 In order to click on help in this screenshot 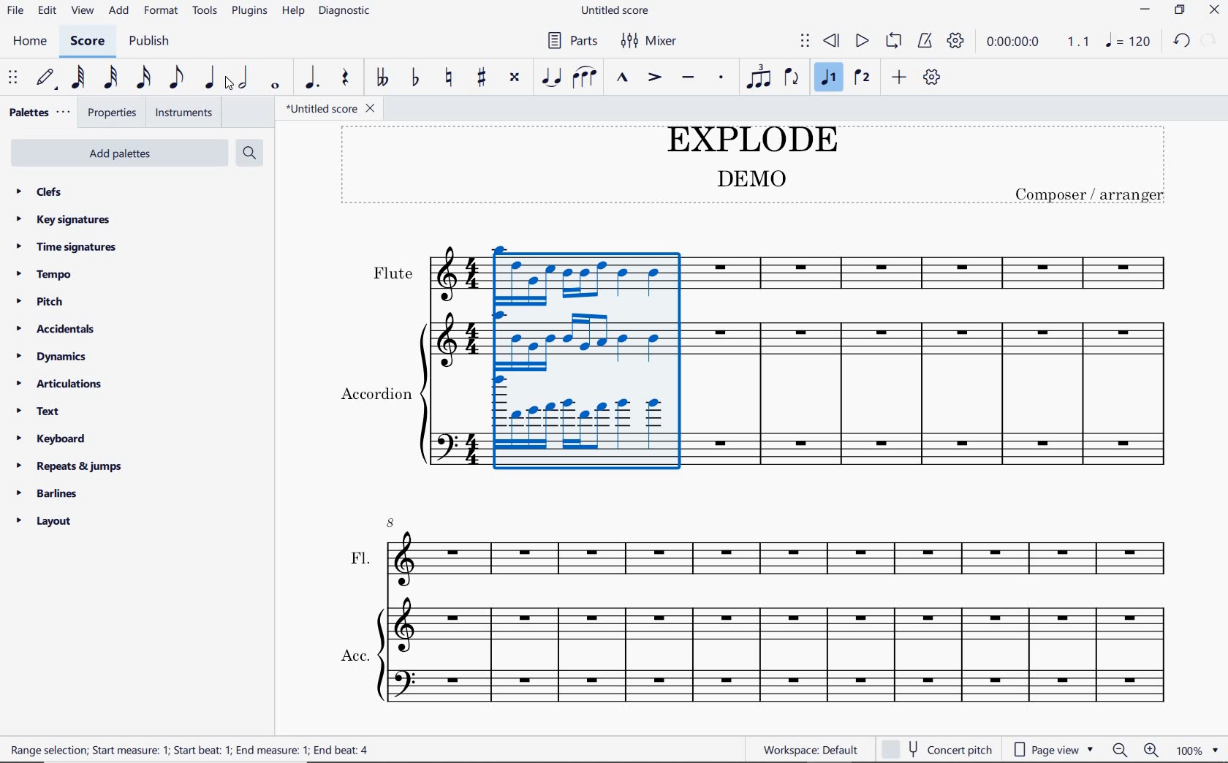, I will do `click(293, 10)`.